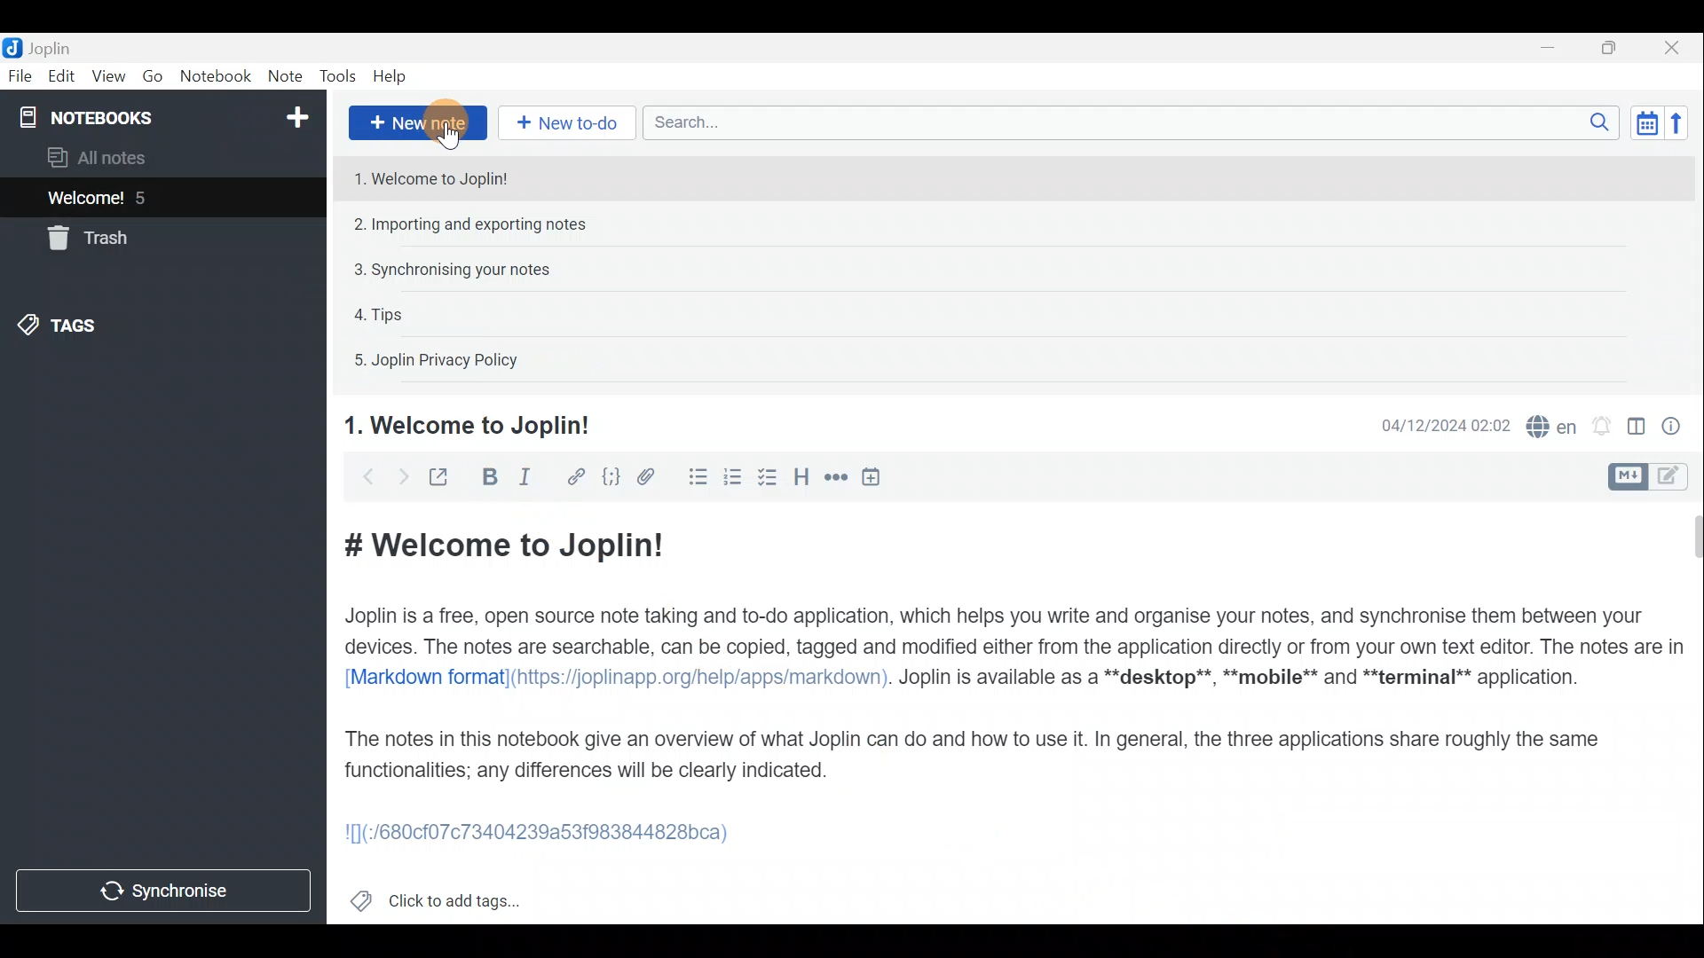 This screenshot has width=1704, height=958. What do you see at coordinates (800, 483) in the screenshot?
I see `Heading` at bounding box center [800, 483].